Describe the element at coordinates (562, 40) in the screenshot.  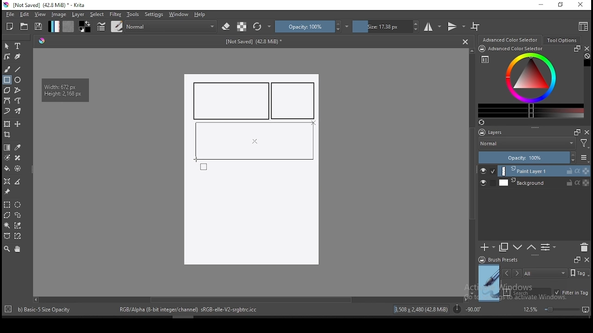
I see `tool options` at that location.